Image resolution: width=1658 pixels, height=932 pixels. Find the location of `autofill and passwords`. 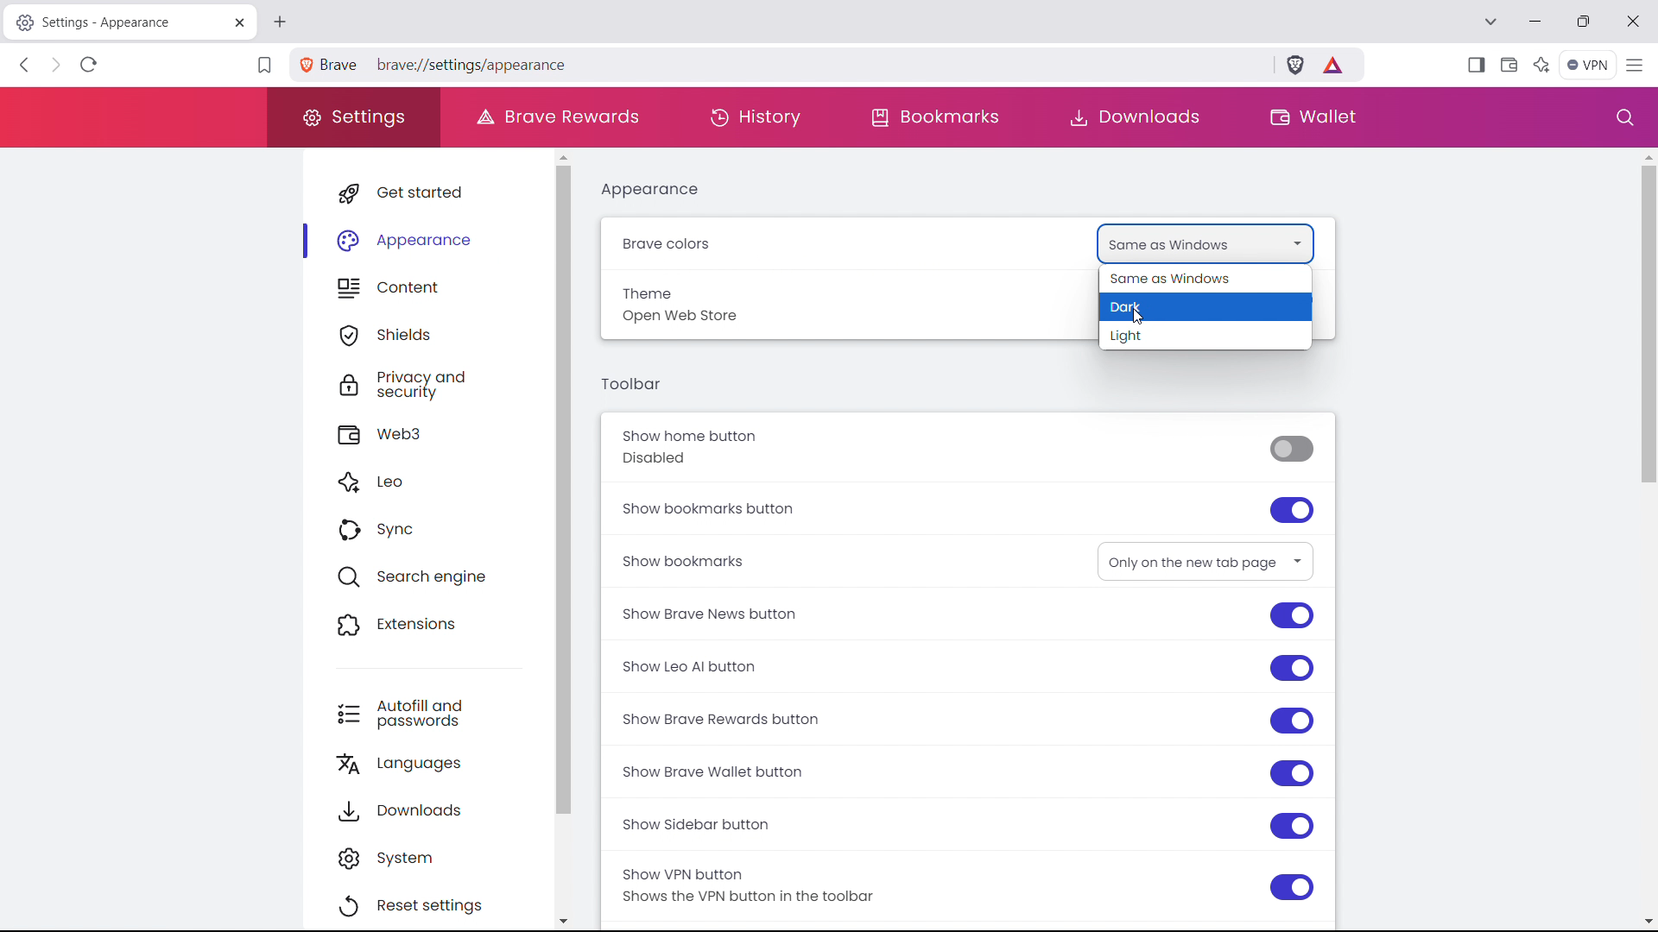

autofill and passwords is located at coordinates (437, 711).